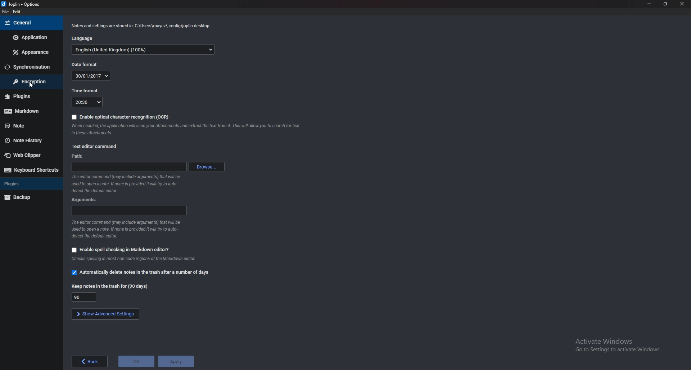 Image resolution: width=691 pixels, height=370 pixels. Describe the element at coordinates (666, 4) in the screenshot. I see `resize` at that location.